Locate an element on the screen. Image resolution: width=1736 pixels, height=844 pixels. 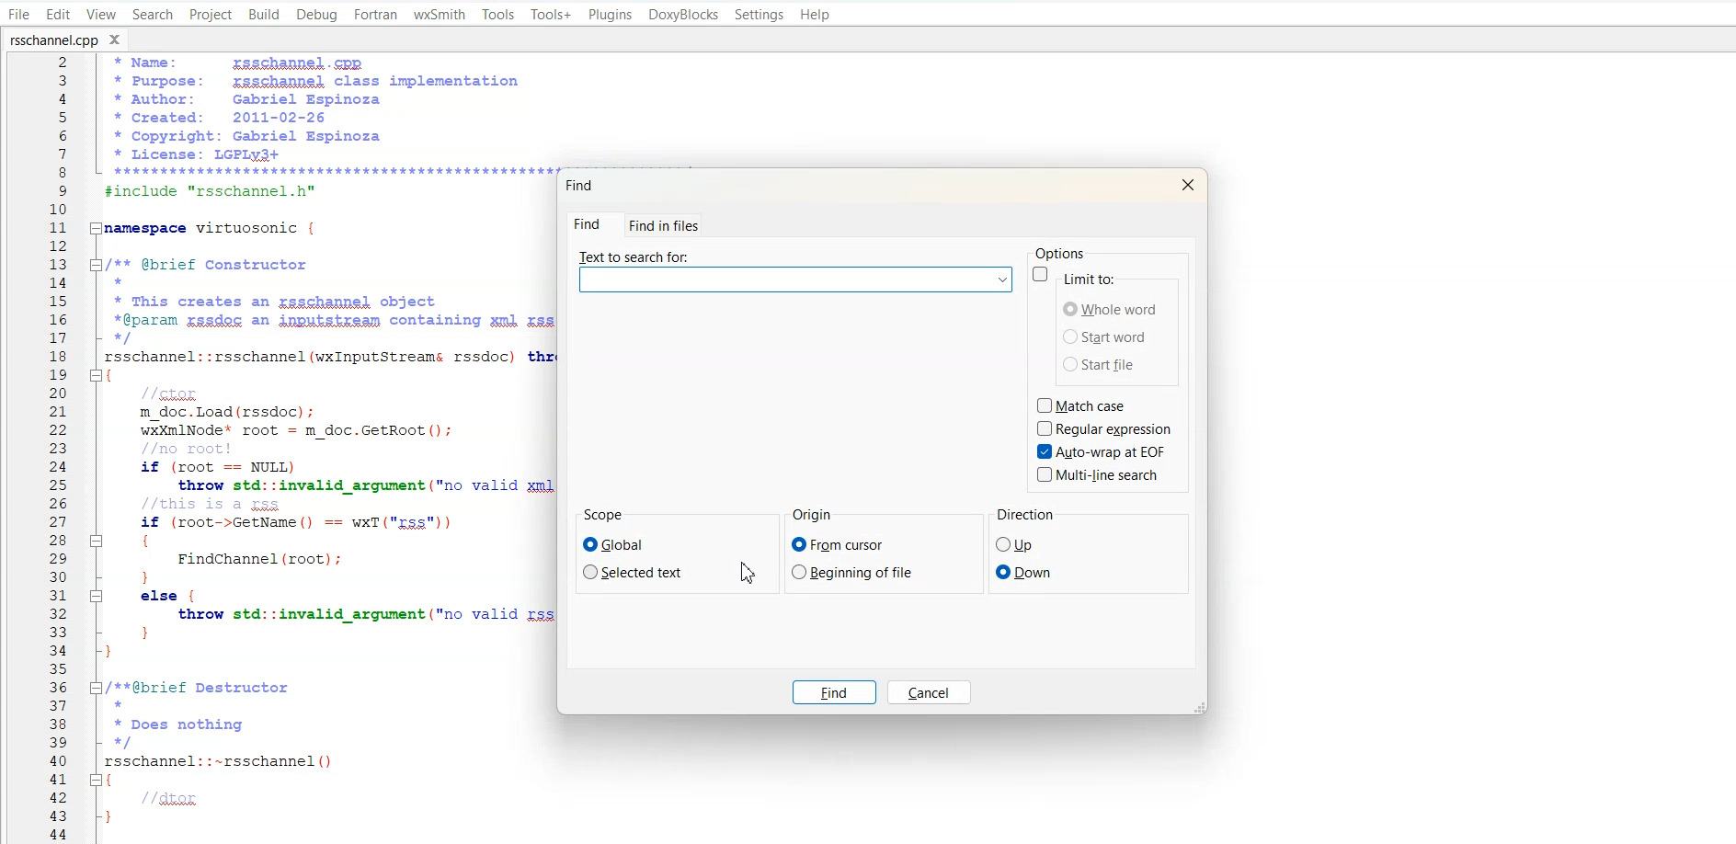
Cancel is located at coordinates (930, 692).